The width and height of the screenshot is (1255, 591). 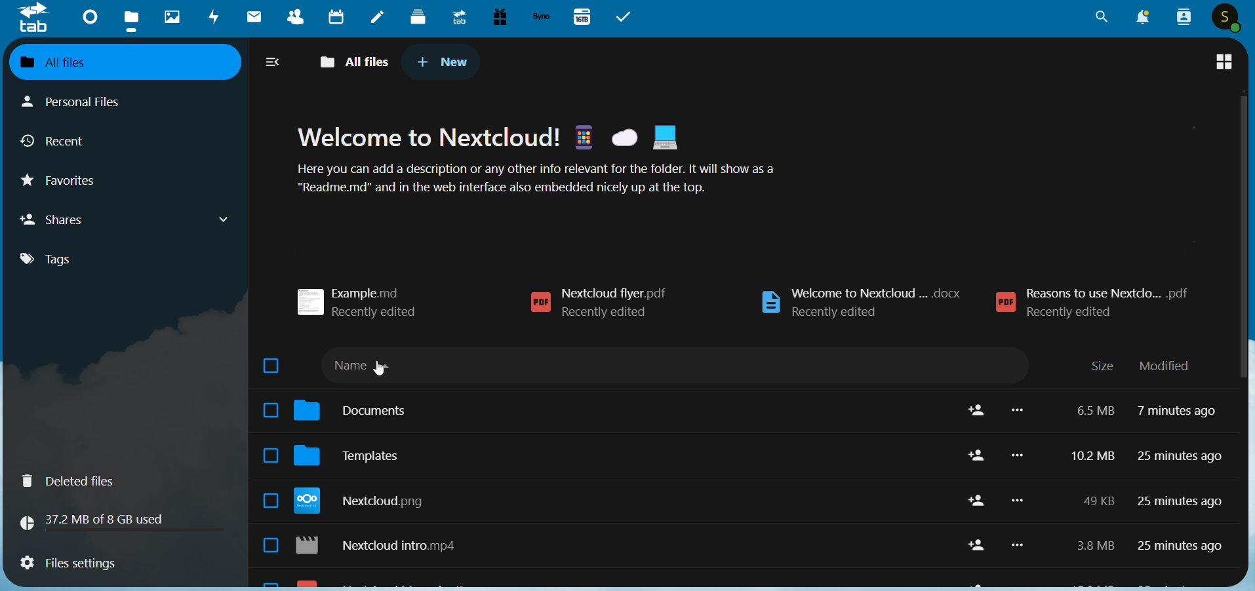 What do you see at coordinates (100, 142) in the screenshot?
I see `Recent` at bounding box center [100, 142].